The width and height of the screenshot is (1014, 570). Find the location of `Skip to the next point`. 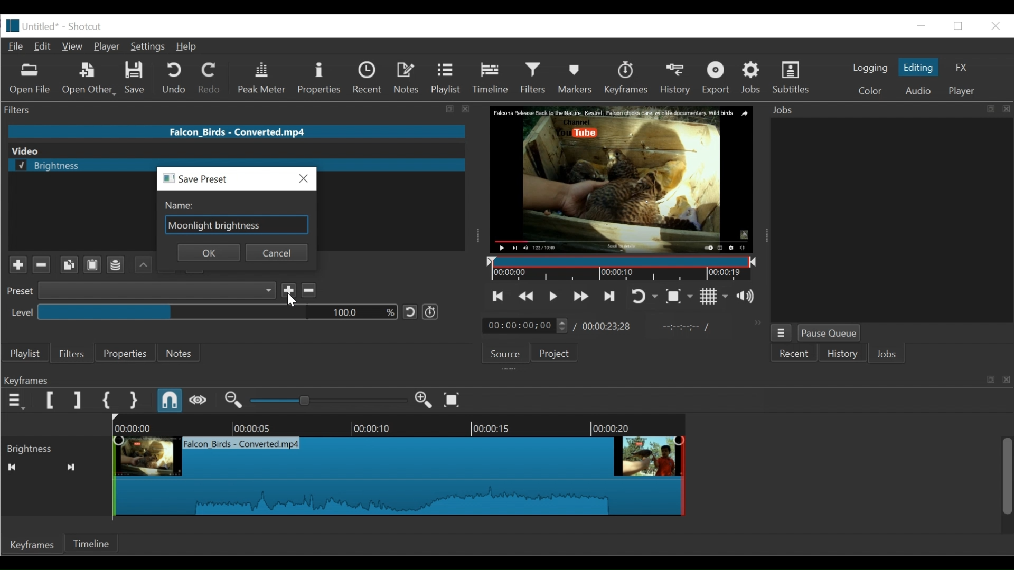

Skip to the next point is located at coordinates (607, 297).